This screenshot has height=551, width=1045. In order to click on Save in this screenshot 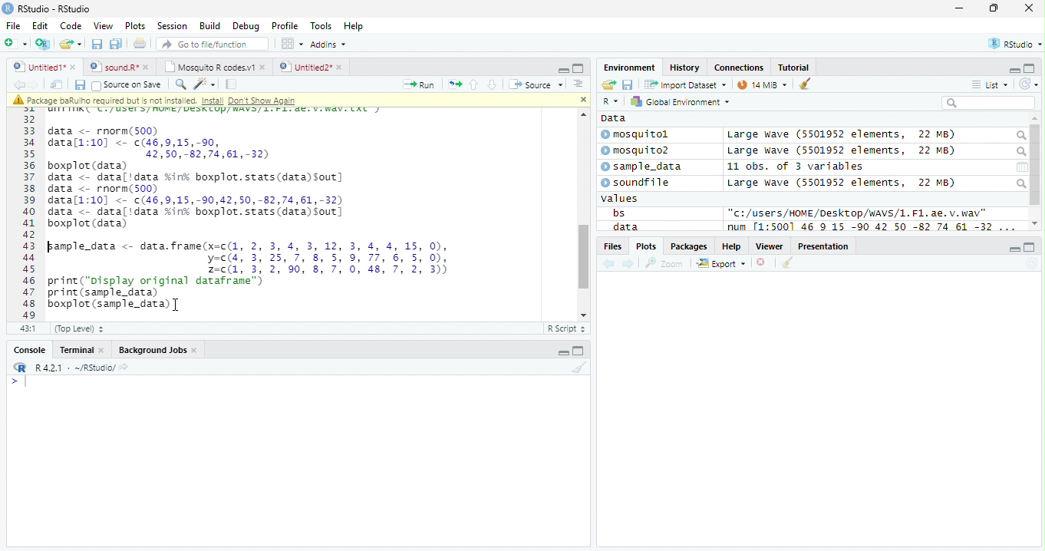, I will do `click(628, 84)`.